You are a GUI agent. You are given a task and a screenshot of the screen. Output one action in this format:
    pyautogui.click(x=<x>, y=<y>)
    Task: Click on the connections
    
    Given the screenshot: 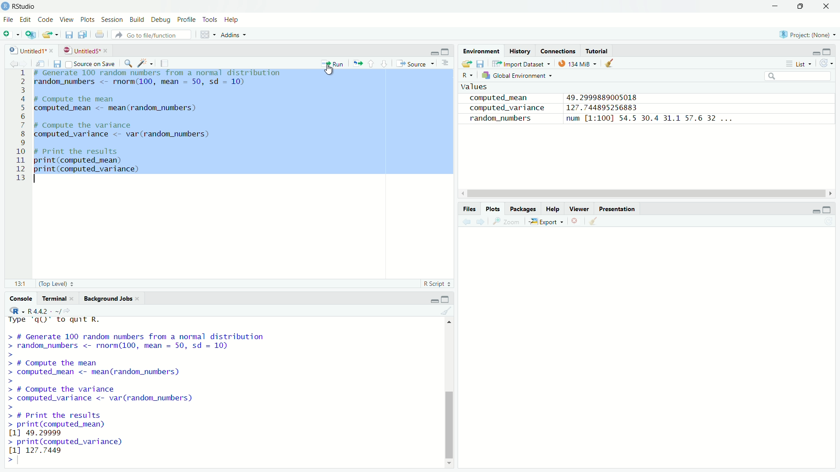 What is the action you would take?
    pyautogui.click(x=558, y=52)
    